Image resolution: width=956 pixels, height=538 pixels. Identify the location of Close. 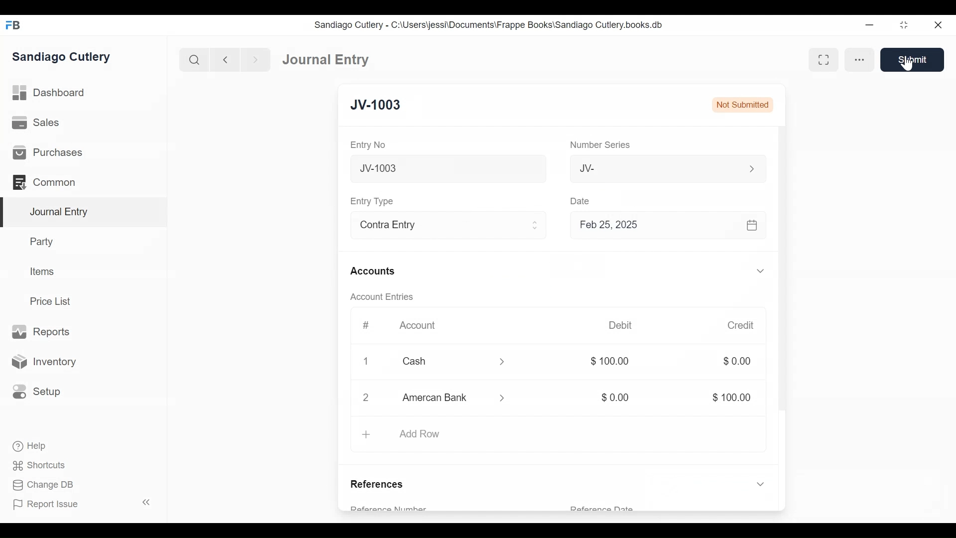
(366, 362).